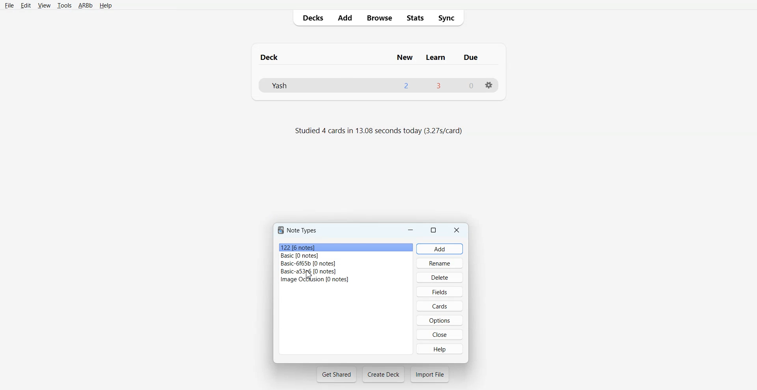  What do you see at coordinates (439, 306) in the screenshot?
I see `Cards` at bounding box center [439, 306].